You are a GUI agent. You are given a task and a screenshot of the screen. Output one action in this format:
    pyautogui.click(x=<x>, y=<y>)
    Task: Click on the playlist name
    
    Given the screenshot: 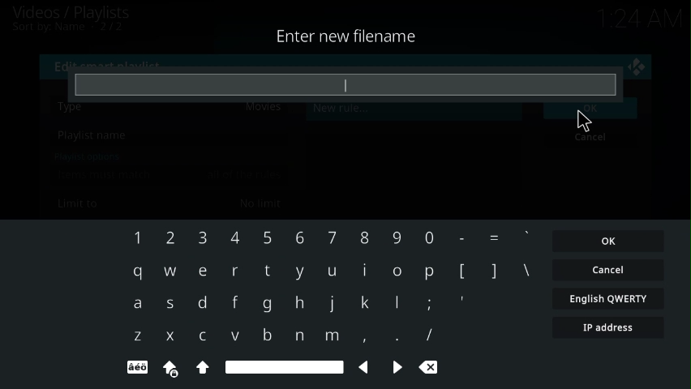 What is the action you would take?
    pyautogui.click(x=93, y=136)
    